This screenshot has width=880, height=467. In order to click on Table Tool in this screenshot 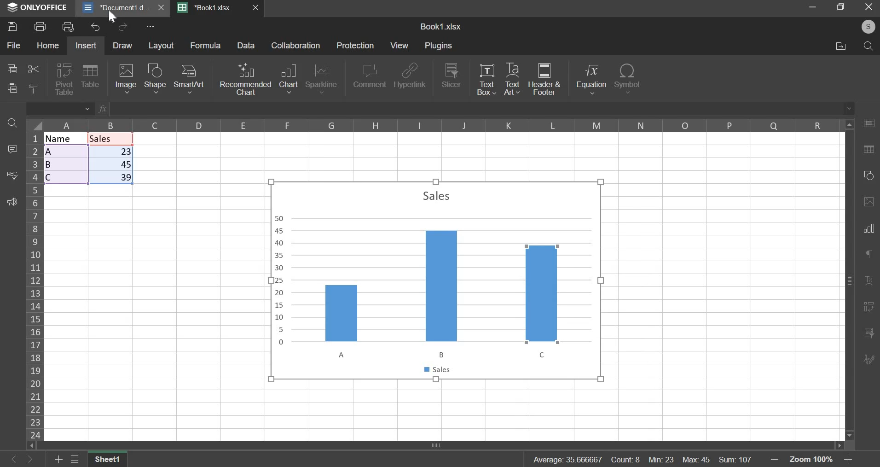, I will do `click(868, 123)`.